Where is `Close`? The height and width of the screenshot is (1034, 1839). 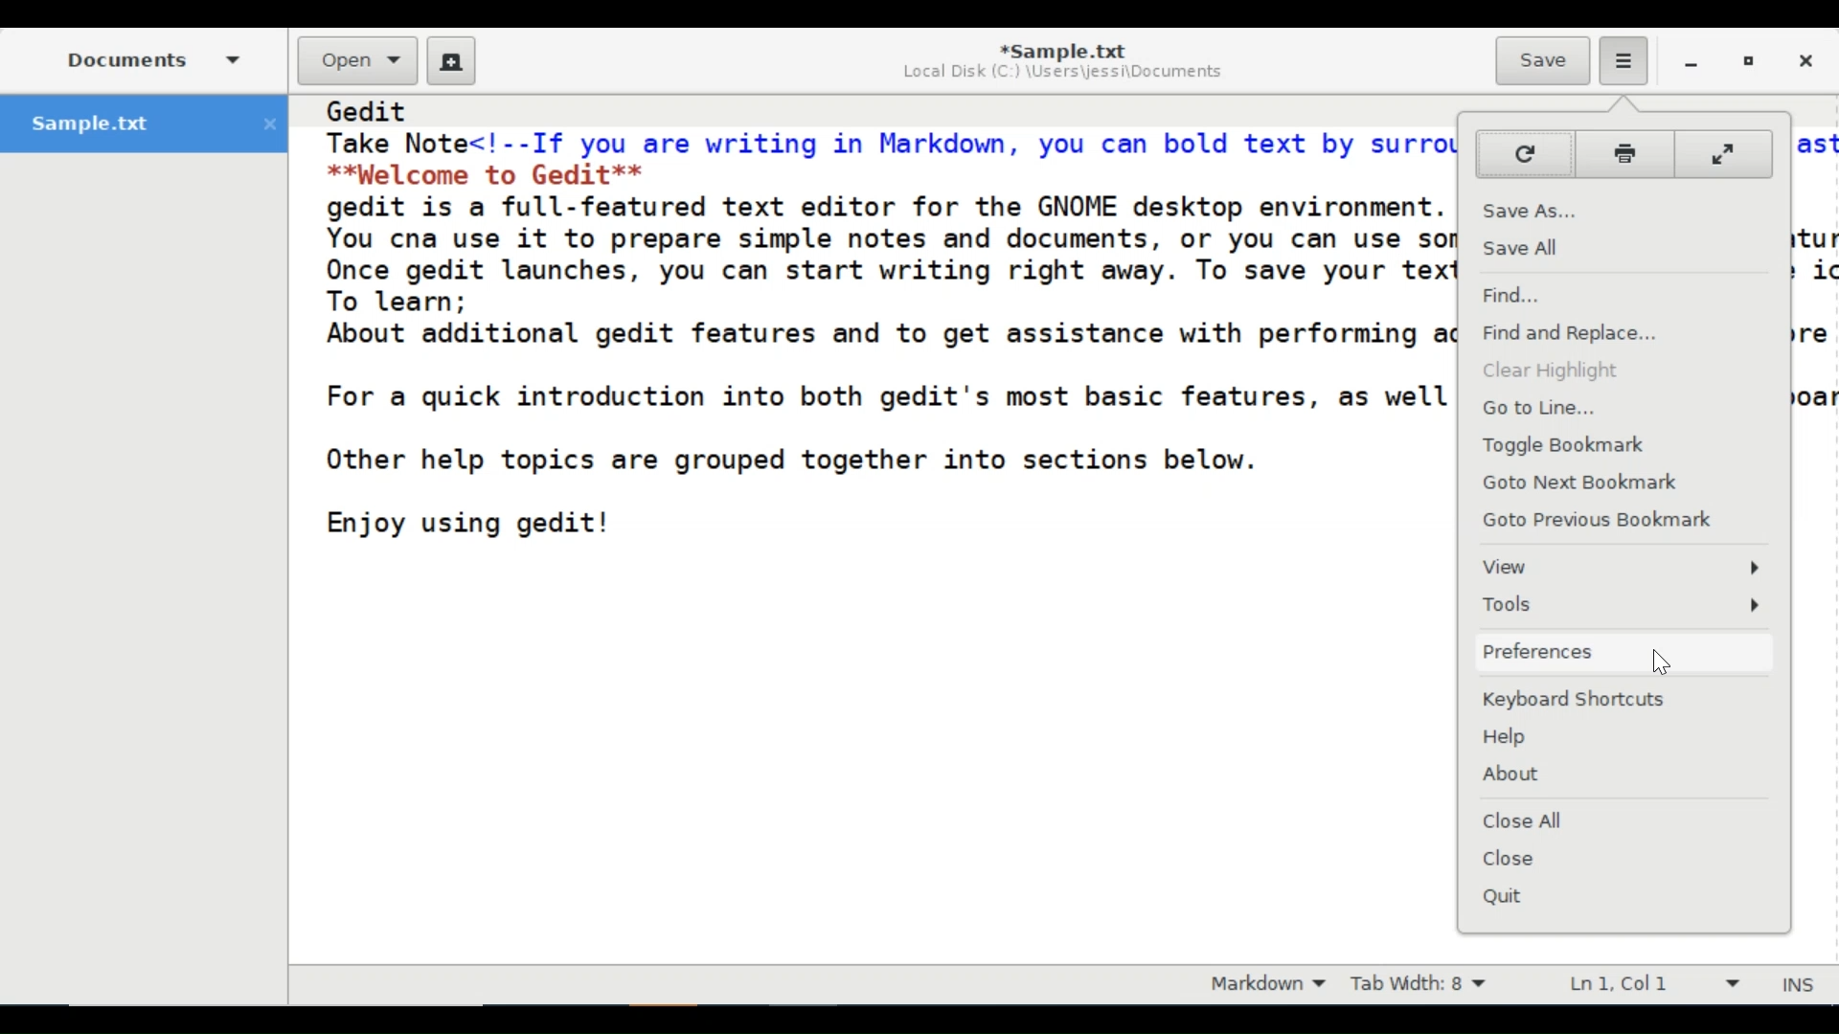 Close is located at coordinates (1513, 857).